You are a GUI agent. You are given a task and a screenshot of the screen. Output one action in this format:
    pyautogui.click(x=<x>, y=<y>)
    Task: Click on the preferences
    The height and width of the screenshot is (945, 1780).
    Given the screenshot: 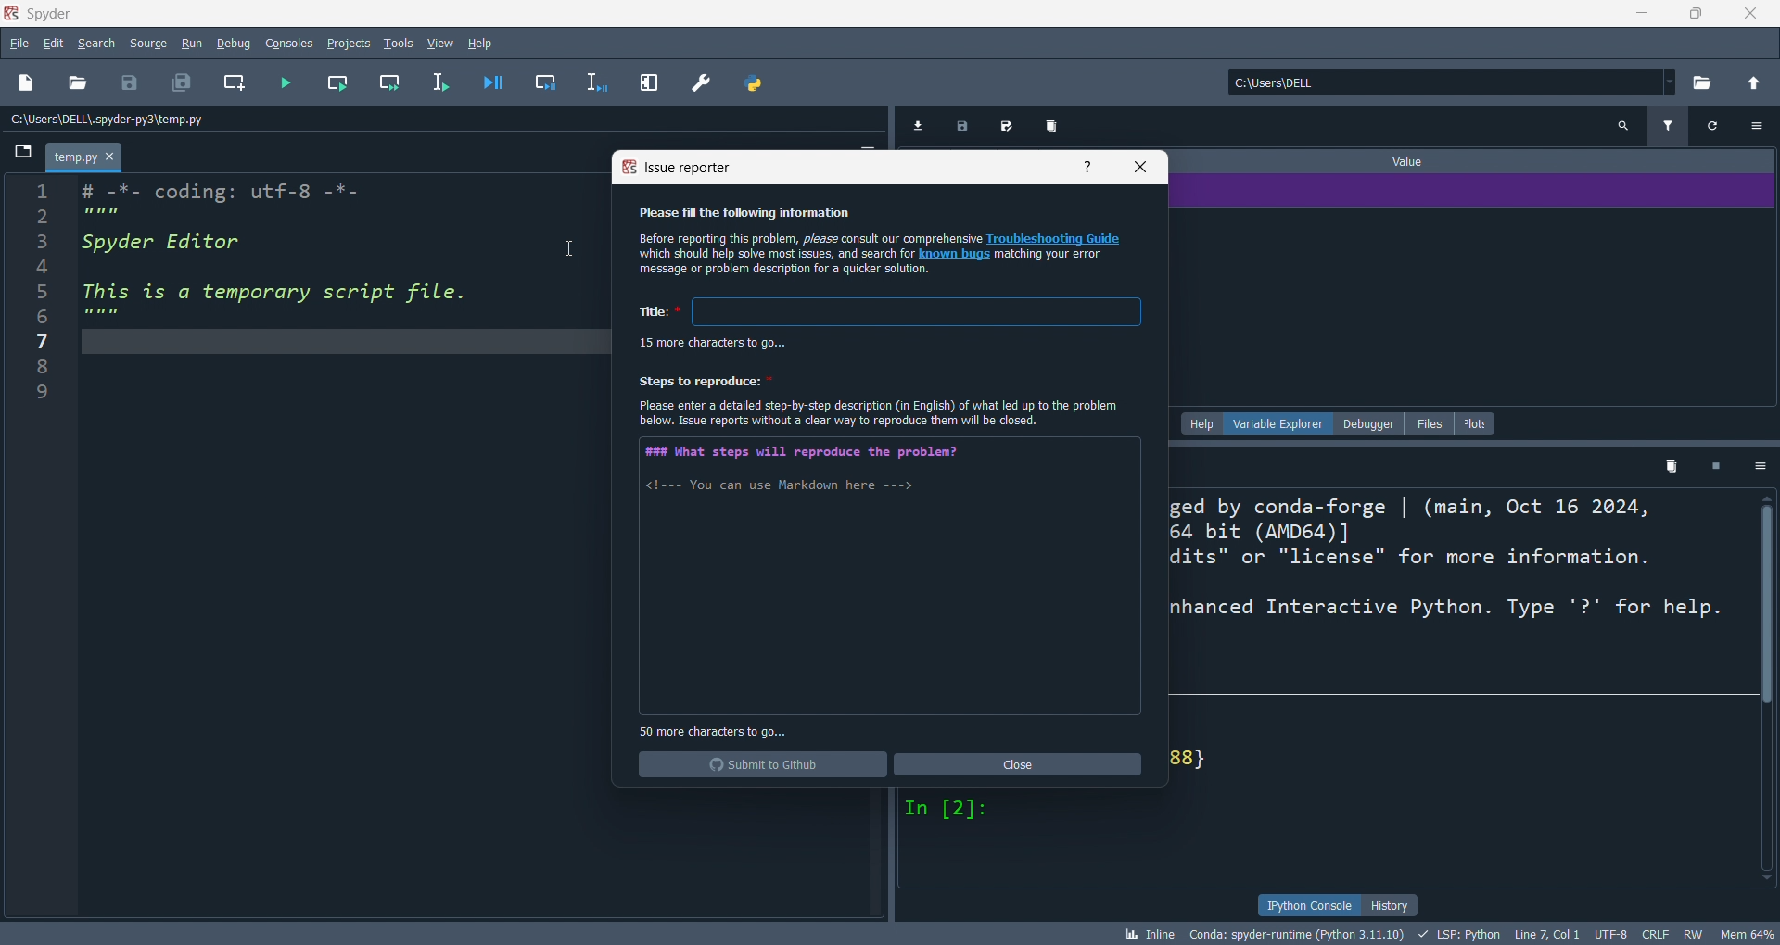 What is the action you would take?
    pyautogui.click(x=703, y=82)
    